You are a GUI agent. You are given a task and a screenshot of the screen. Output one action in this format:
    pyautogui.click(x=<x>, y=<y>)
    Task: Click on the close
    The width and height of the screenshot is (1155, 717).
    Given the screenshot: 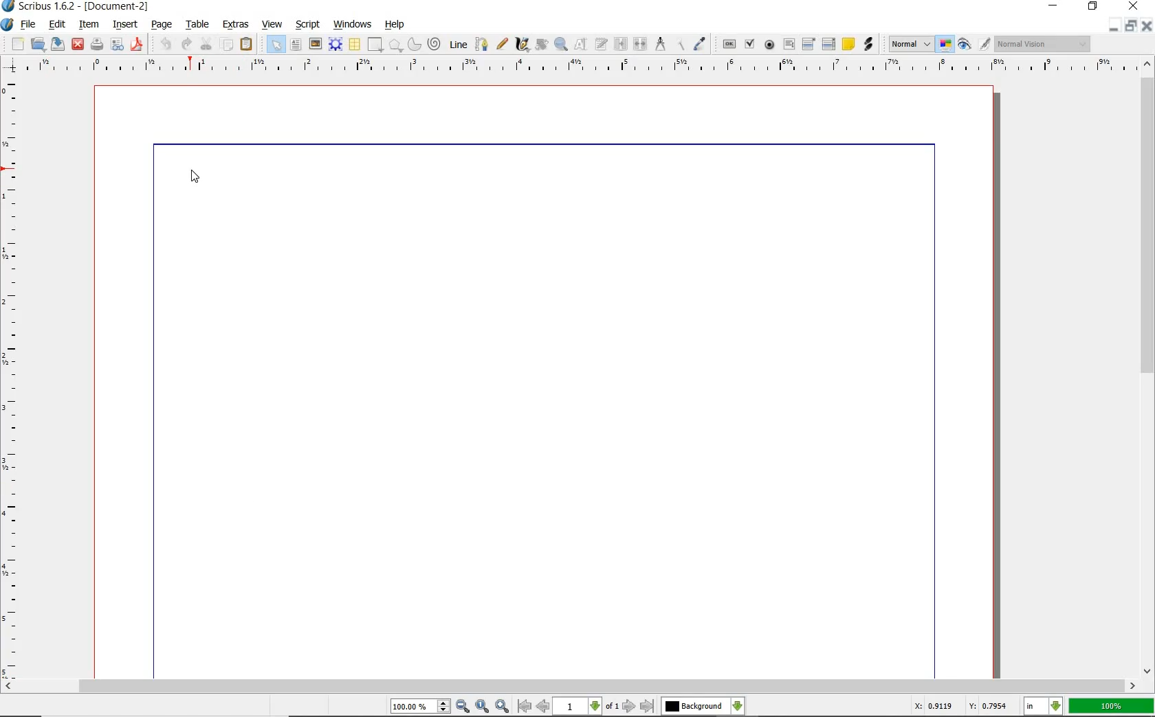 What is the action you would take?
    pyautogui.click(x=1148, y=26)
    